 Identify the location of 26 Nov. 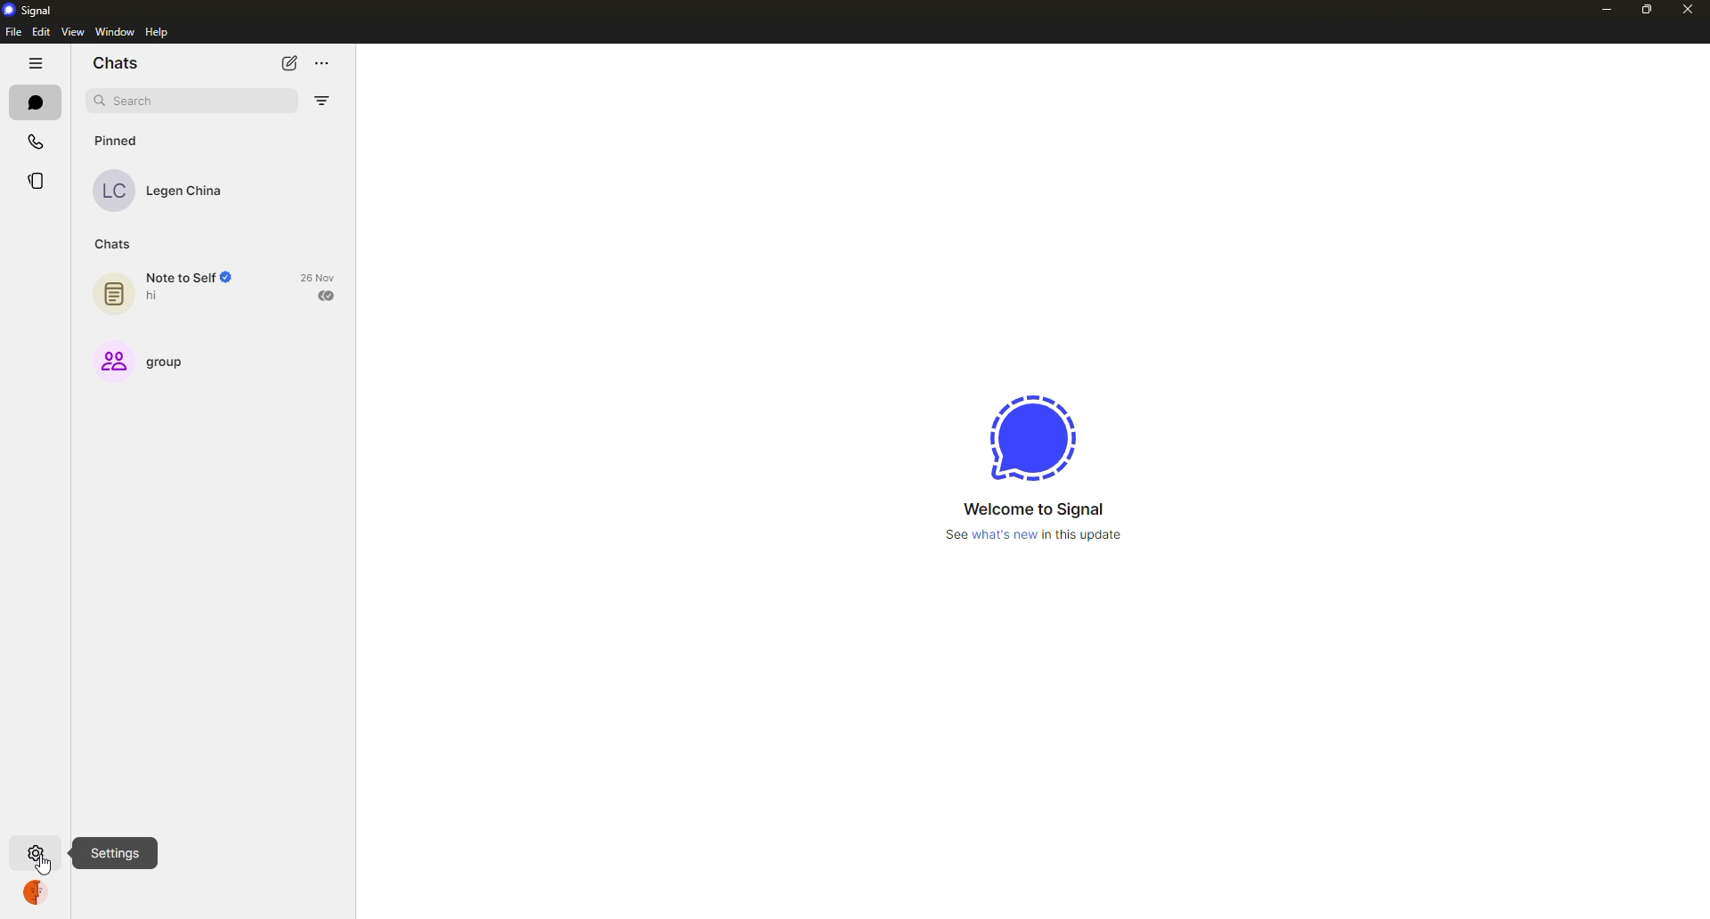
(318, 275).